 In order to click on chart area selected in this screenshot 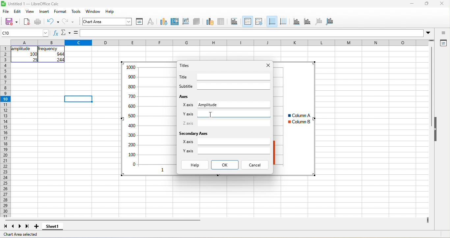, I will do `click(20, 234)`.